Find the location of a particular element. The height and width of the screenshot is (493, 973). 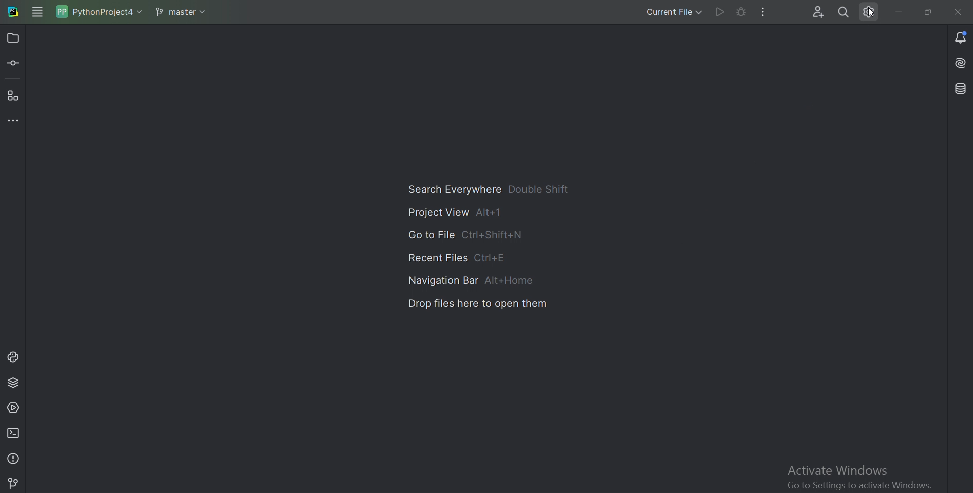

Go to file ctrl+shift+n is located at coordinates (461, 232).